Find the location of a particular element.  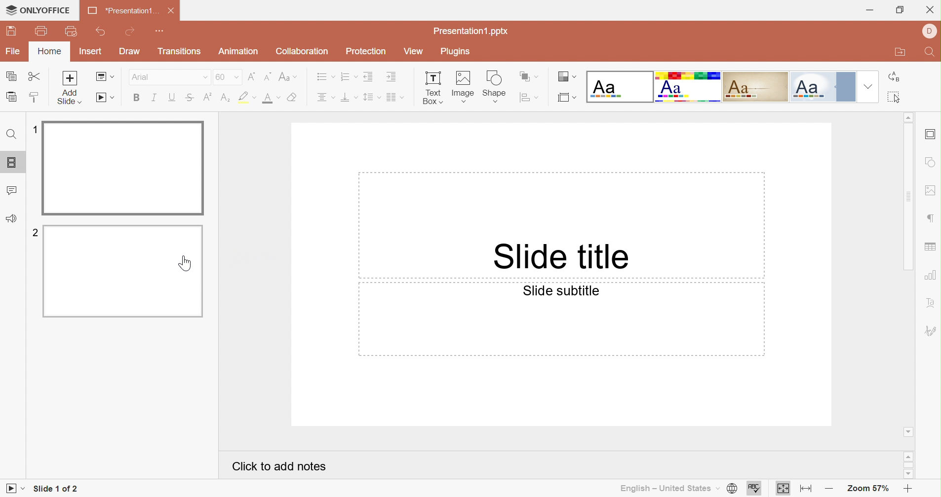

Slides is located at coordinates (11, 163).